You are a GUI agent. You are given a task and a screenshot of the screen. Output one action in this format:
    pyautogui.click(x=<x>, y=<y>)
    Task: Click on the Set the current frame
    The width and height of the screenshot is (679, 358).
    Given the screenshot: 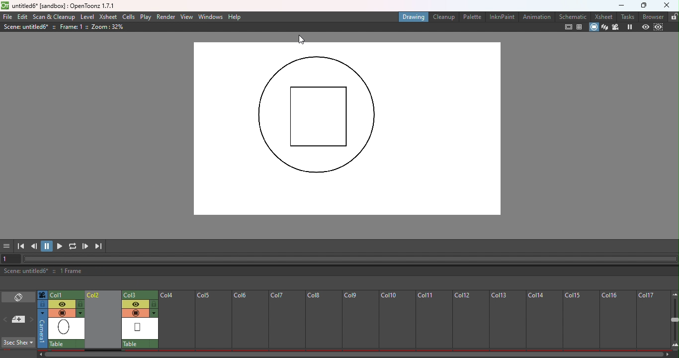 What is the action you would take?
    pyautogui.click(x=11, y=259)
    